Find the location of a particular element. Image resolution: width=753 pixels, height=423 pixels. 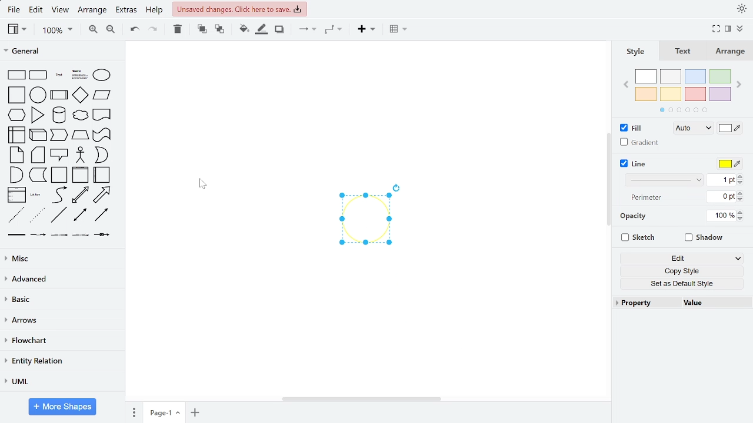

blue is located at coordinates (695, 76).